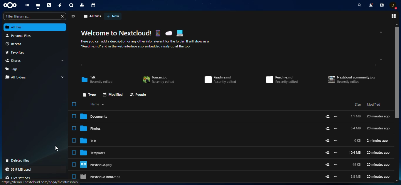 This screenshot has height=185, width=401. Describe the element at coordinates (378, 153) in the screenshot. I see `20 minutes ago` at that location.